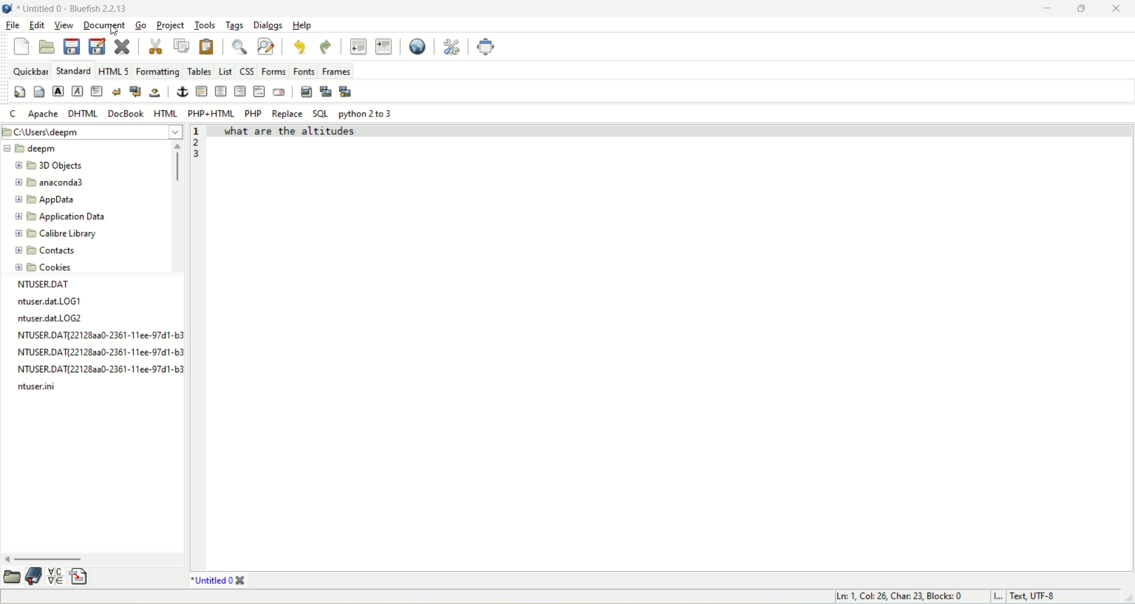 The image size is (1135, 604). I want to click on SQL, so click(320, 112).